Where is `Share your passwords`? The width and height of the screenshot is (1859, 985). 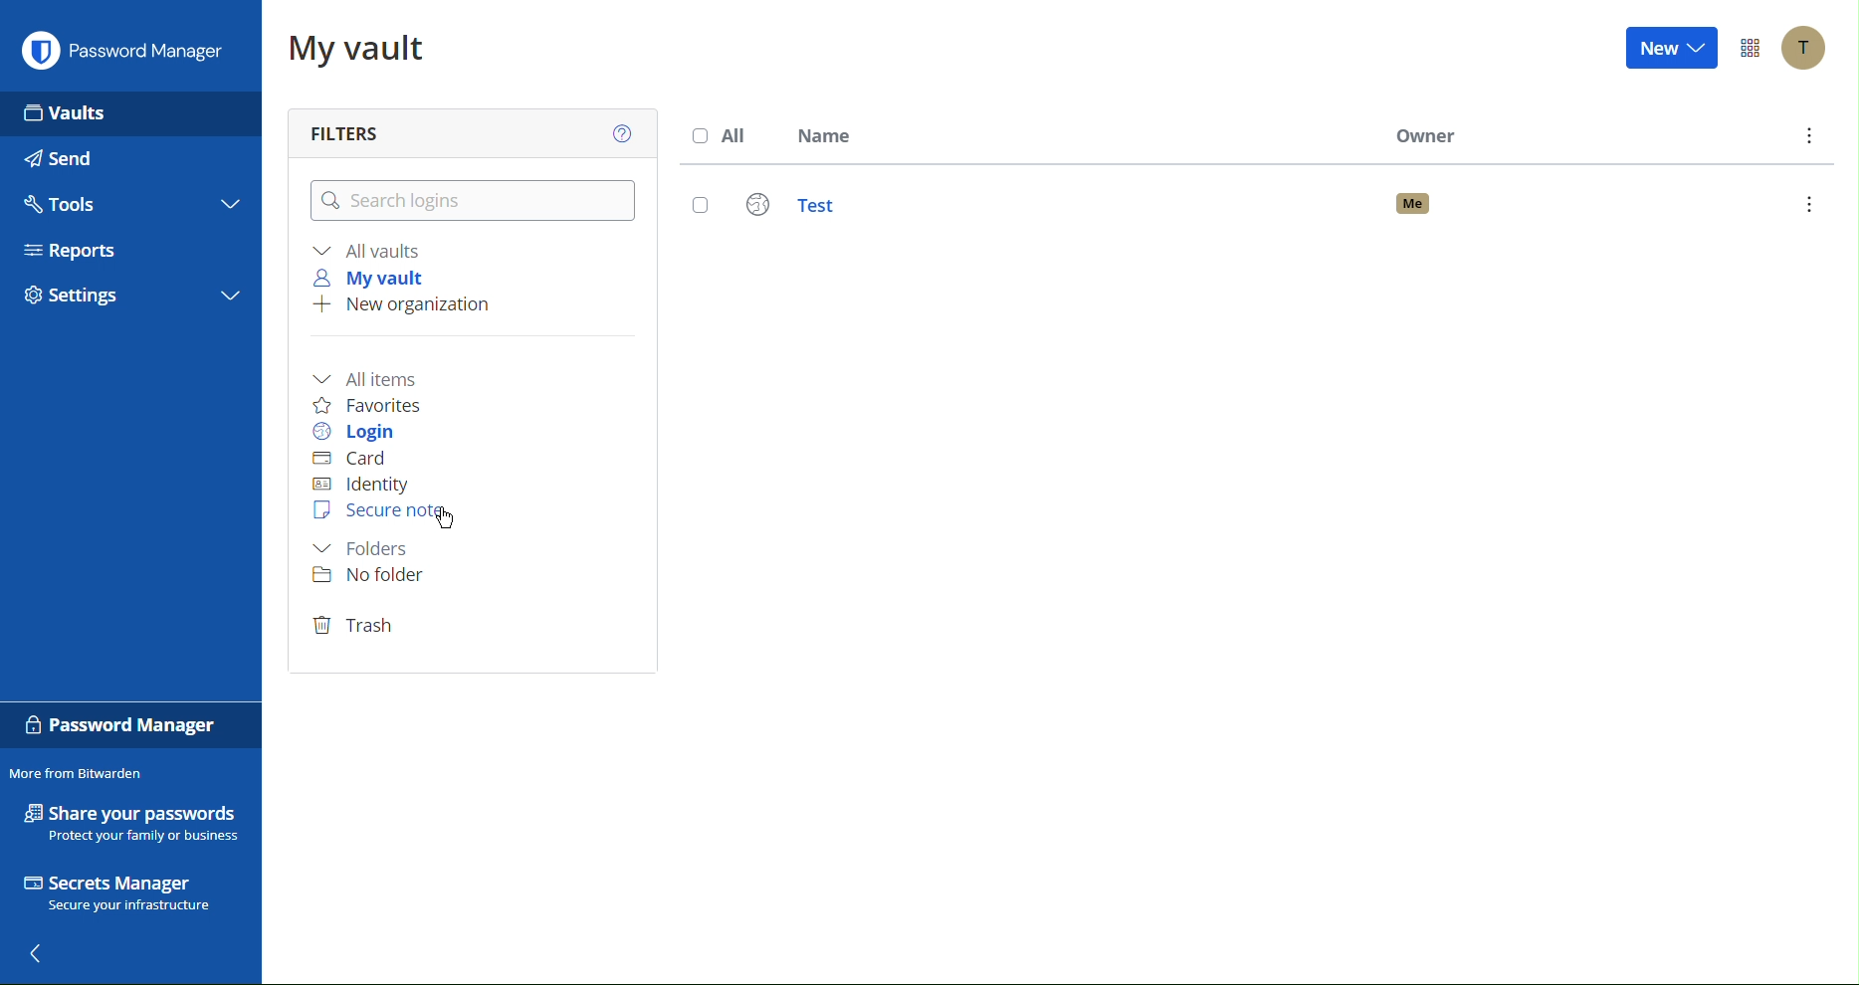
Share your passwords is located at coordinates (130, 822).